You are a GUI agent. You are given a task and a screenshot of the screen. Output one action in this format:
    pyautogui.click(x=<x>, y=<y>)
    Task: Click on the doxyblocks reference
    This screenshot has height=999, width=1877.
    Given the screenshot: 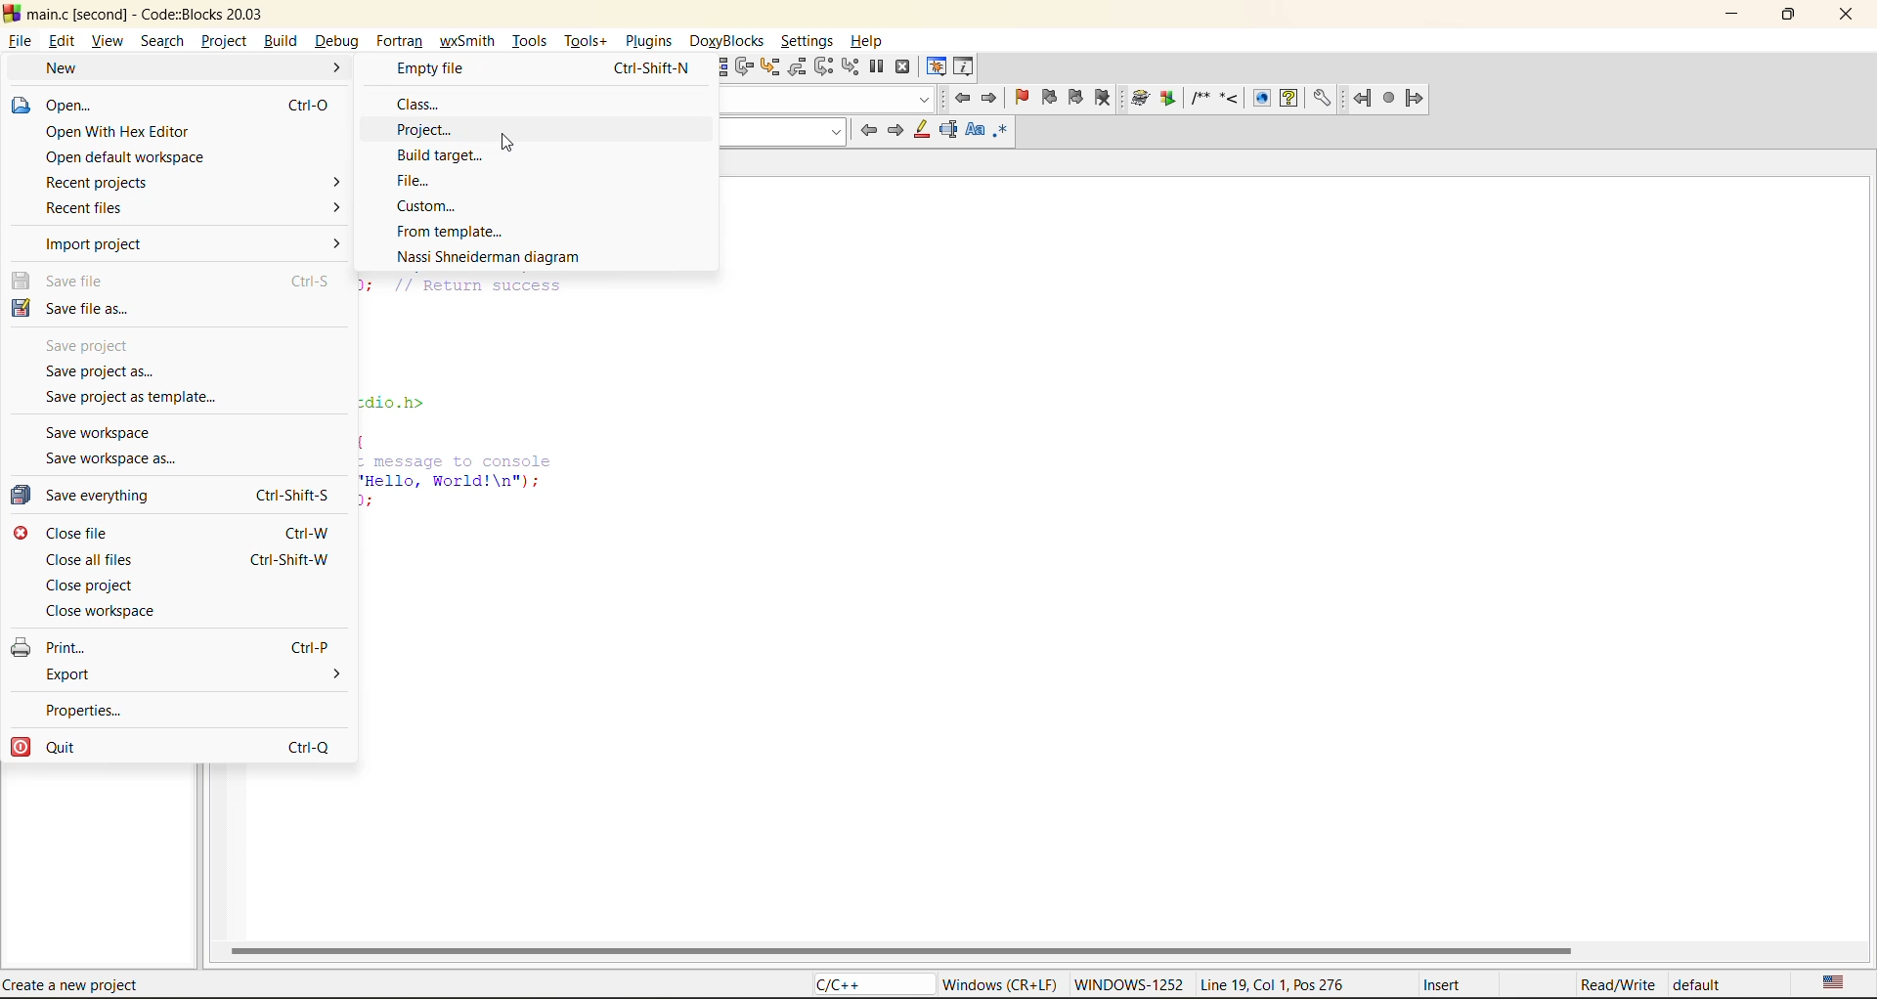 What is the action you would take?
    pyautogui.click(x=1231, y=100)
    